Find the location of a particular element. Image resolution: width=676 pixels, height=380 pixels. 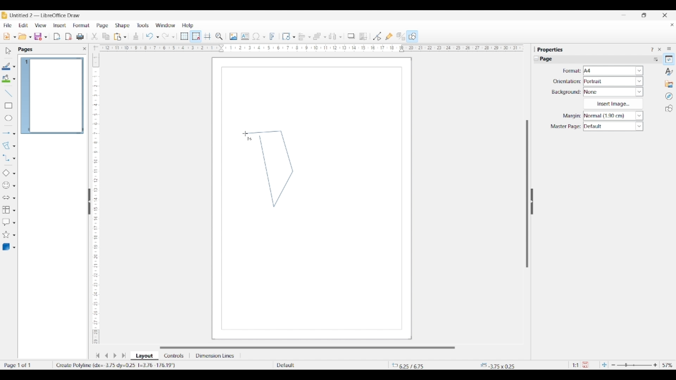

Help is located at coordinates (188, 26).